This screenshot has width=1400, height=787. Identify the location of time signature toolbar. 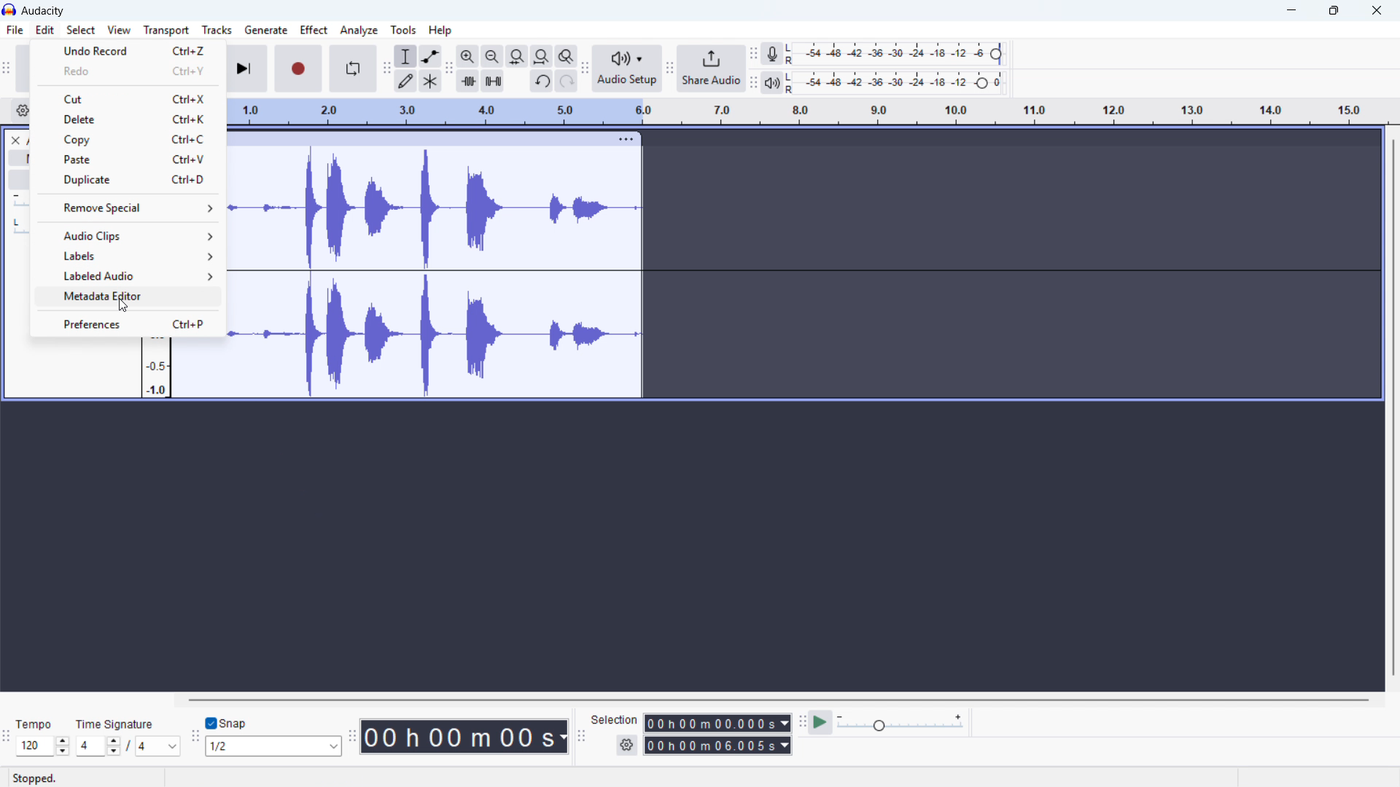
(7, 736).